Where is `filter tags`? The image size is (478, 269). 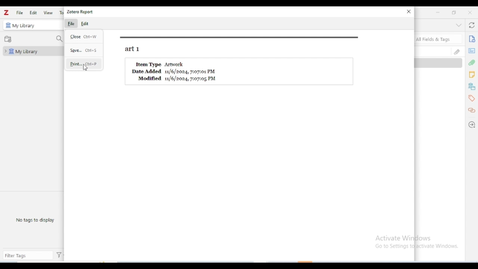
filter tags is located at coordinates (28, 256).